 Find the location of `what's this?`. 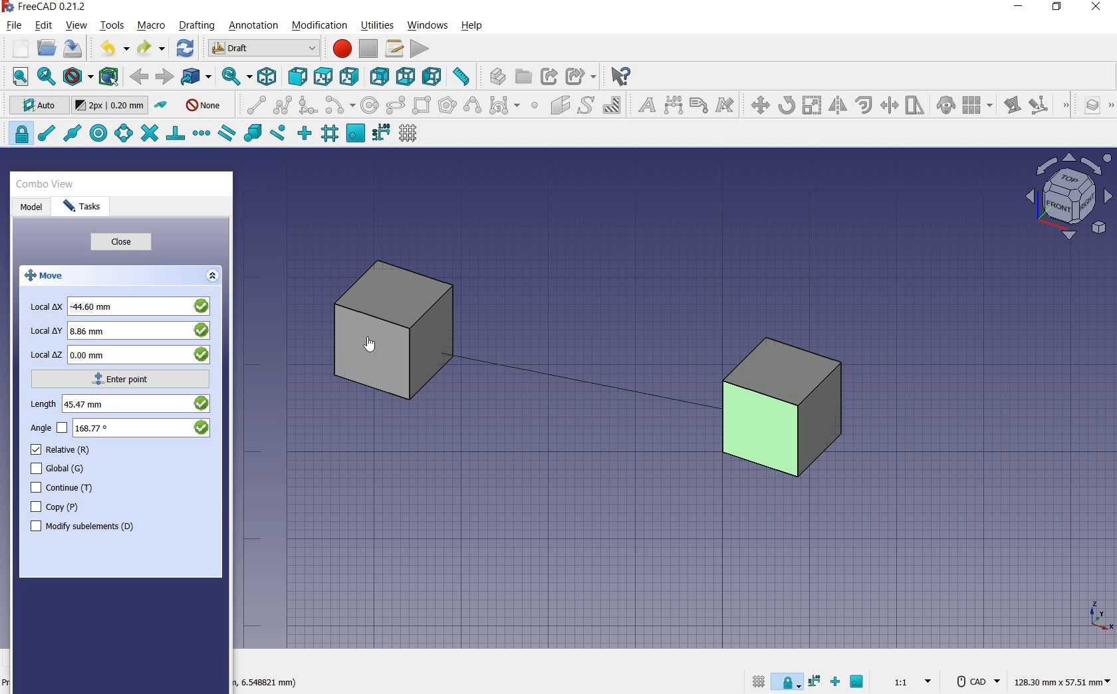

what's this? is located at coordinates (619, 76).